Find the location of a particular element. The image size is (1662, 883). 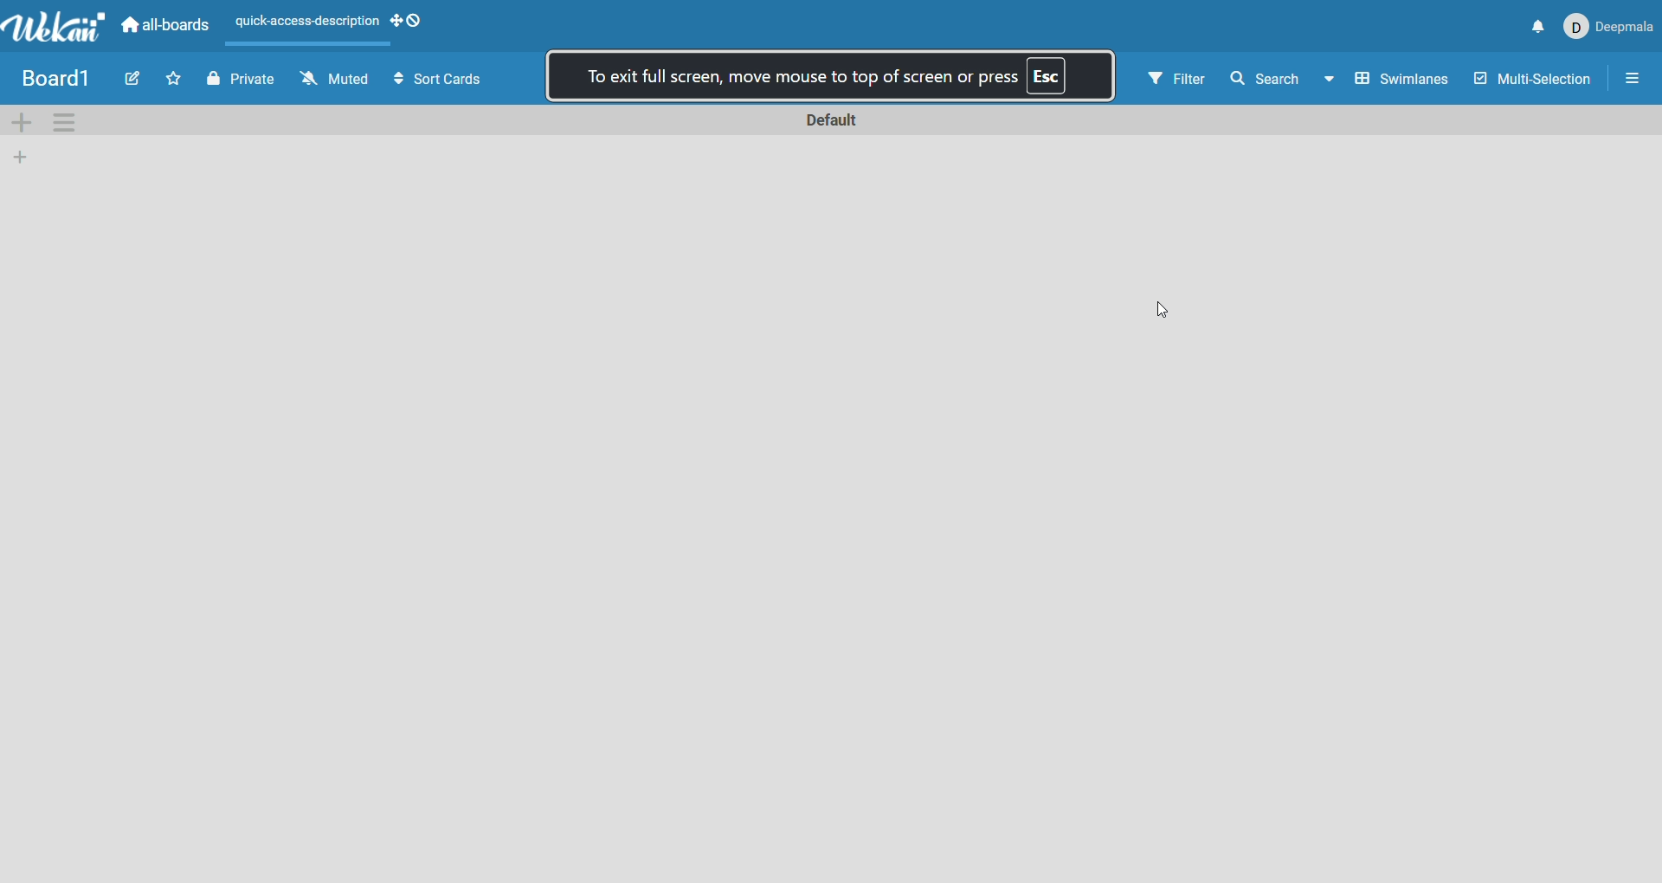

text is located at coordinates (304, 23).